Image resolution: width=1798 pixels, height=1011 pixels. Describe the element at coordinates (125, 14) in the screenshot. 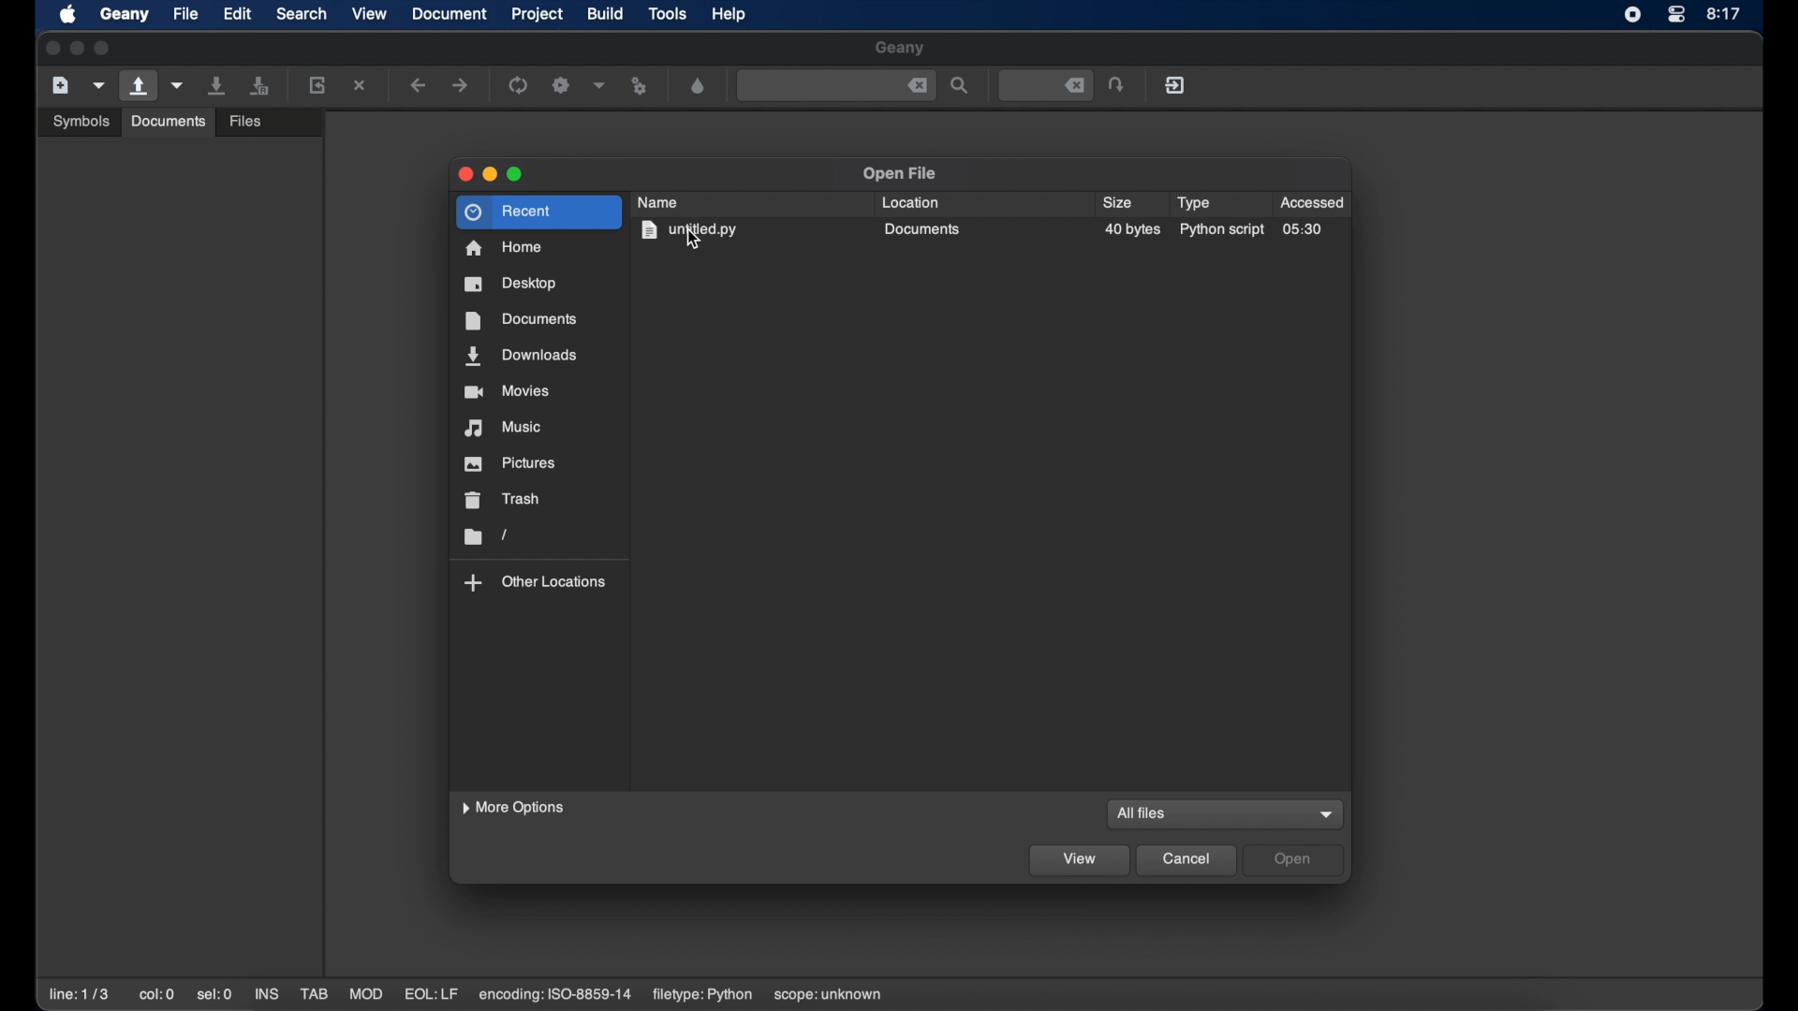

I see `geany` at that location.